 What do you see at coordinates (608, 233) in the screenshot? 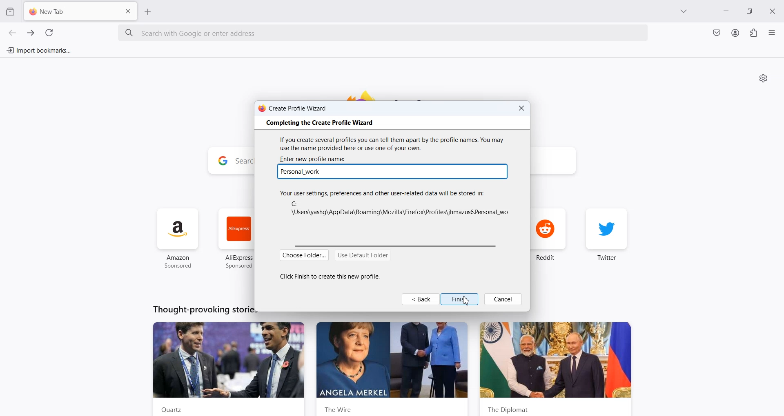
I see `twiter` at bounding box center [608, 233].